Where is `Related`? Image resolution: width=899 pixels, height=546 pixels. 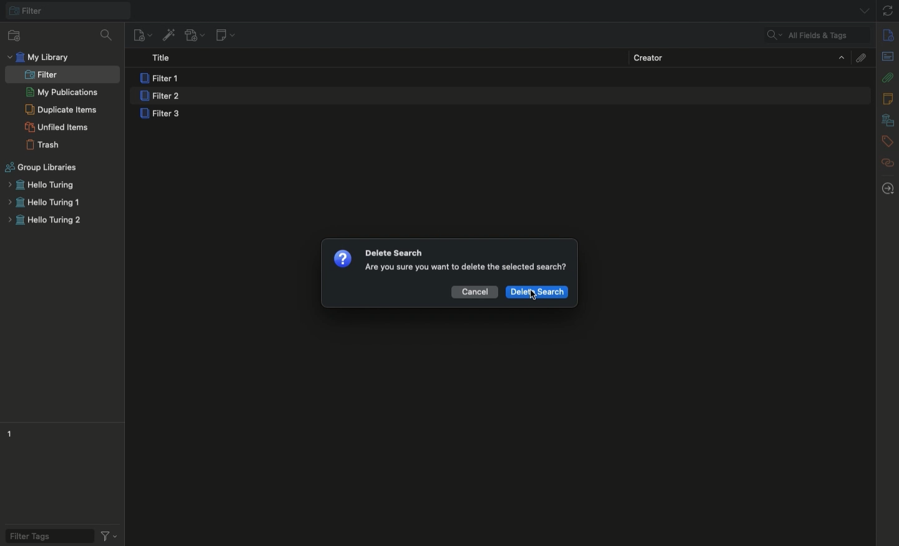
Related is located at coordinates (888, 162).